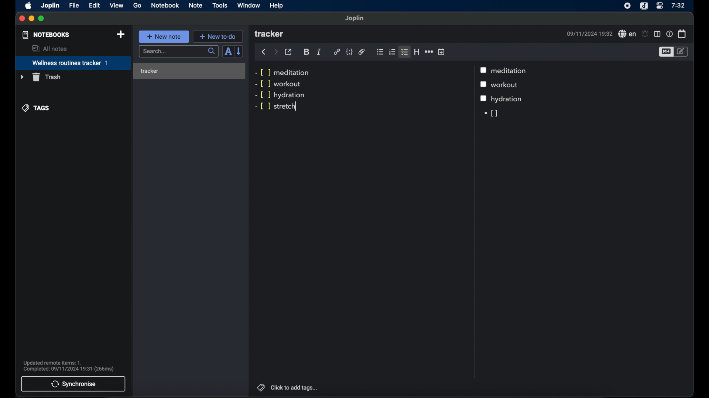 This screenshot has width=709, height=398. Describe the element at coordinates (277, 107) in the screenshot. I see `-[ ] stretch` at that location.